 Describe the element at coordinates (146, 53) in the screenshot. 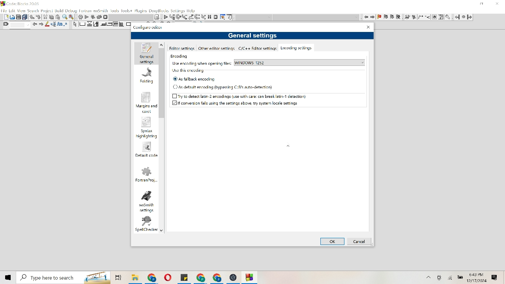

I see `General settings` at that location.